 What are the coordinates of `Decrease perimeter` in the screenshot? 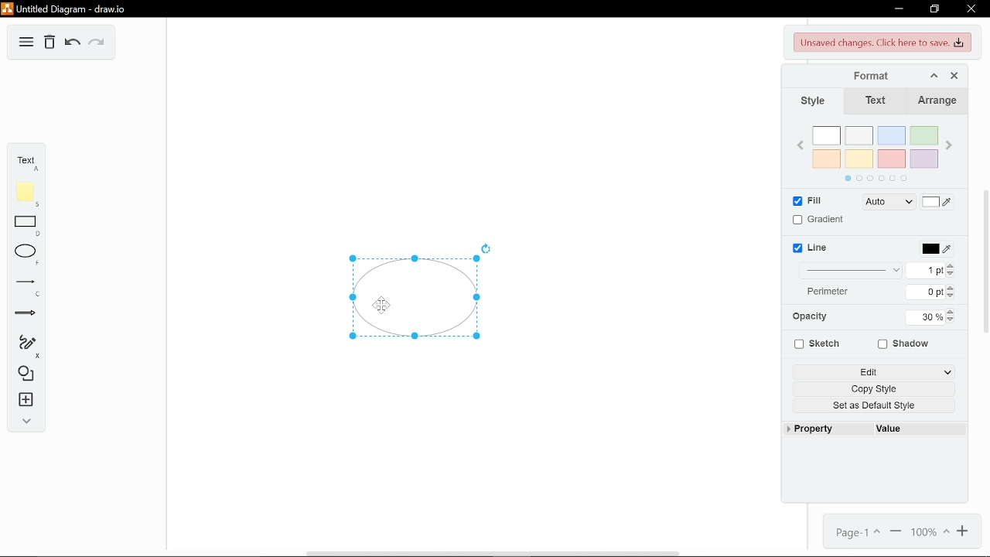 It's located at (952, 296).